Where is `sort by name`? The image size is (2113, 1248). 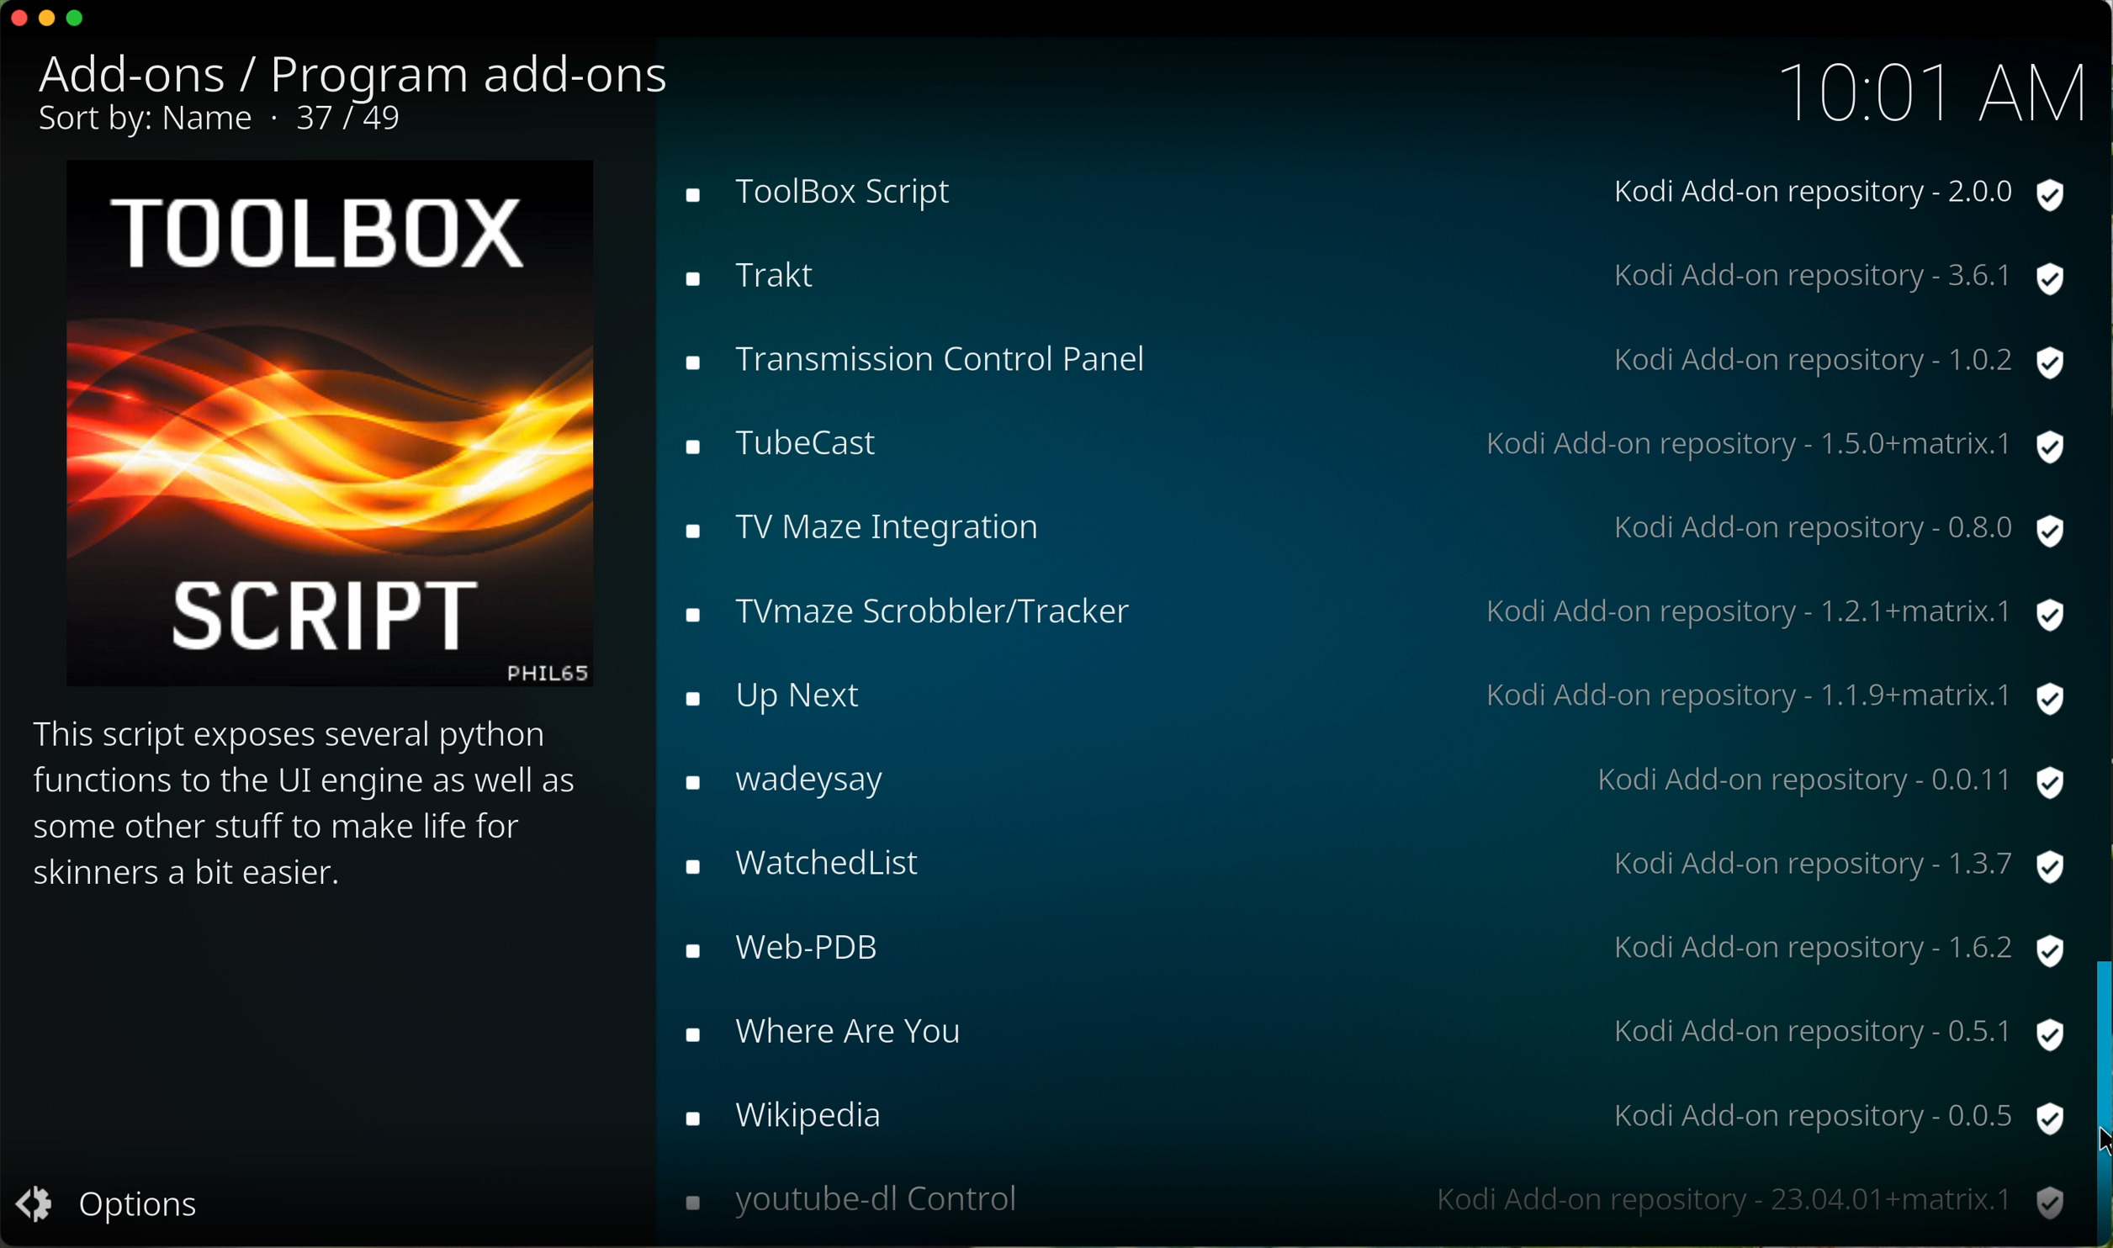
sort by name is located at coordinates (156, 124).